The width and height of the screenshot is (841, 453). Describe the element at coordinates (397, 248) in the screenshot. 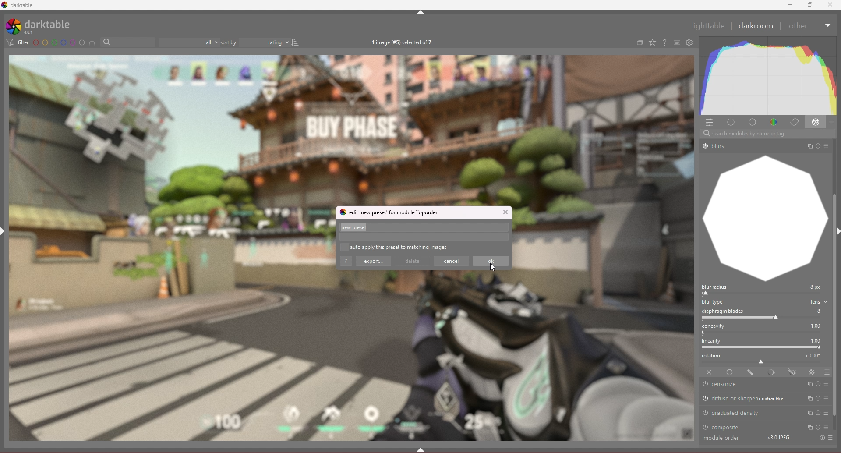

I see `auto apply` at that location.